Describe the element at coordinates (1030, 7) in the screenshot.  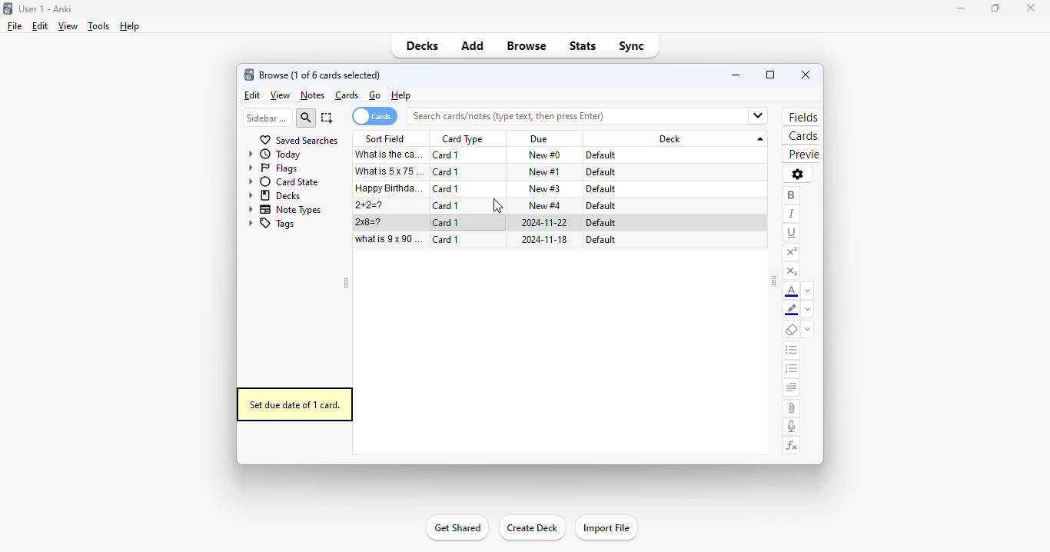
I see `close` at that location.